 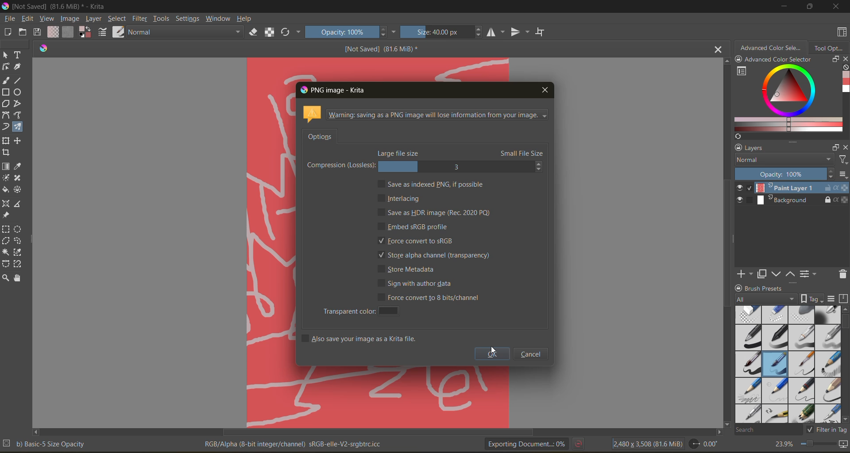 I want to click on exporting document, so click(x=533, y=444).